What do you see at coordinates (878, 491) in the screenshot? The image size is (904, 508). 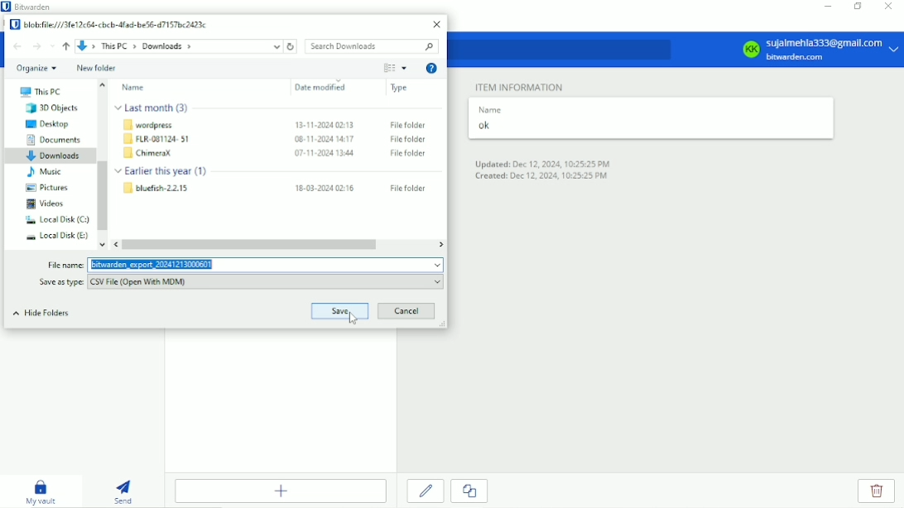 I see `Delete` at bounding box center [878, 491].